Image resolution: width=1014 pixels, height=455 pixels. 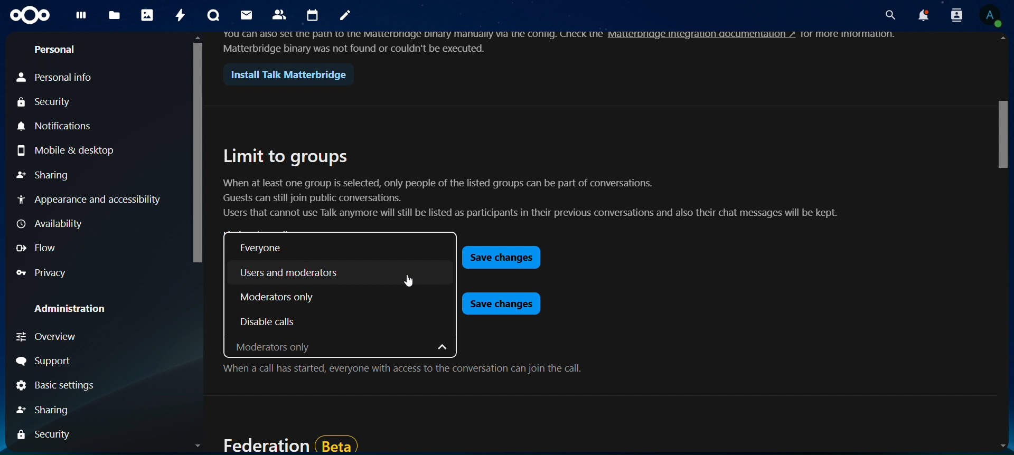 I want to click on moderators only, so click(x=277, y=296).